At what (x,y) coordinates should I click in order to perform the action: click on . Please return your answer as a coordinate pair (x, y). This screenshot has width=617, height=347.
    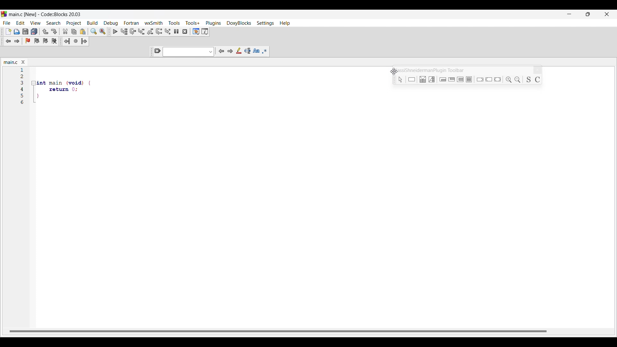
    Looking at the image, I should click on (55, 98).